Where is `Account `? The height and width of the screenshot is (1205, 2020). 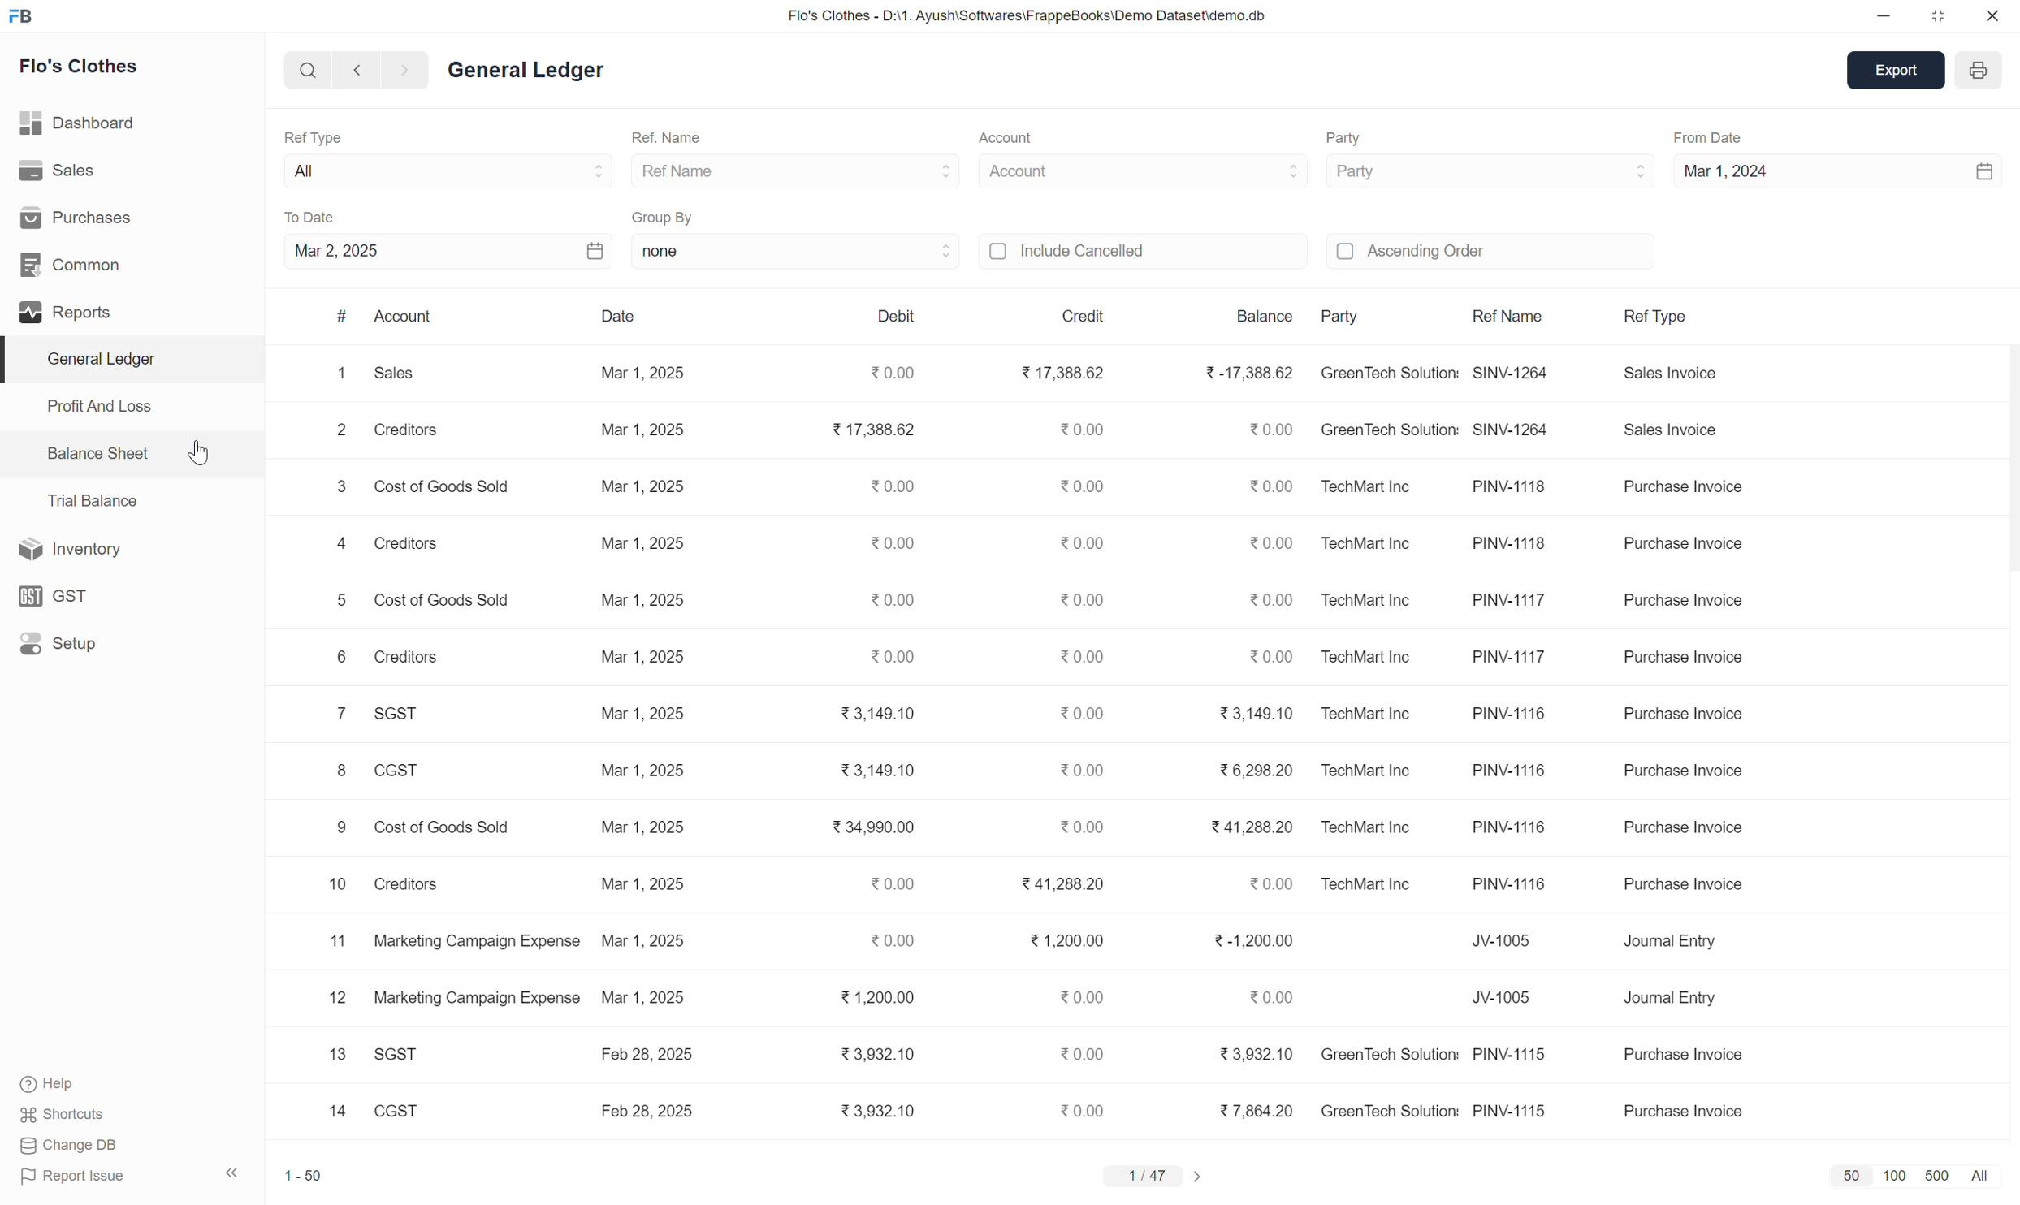 Account  is located at coordinates (1140, 171).